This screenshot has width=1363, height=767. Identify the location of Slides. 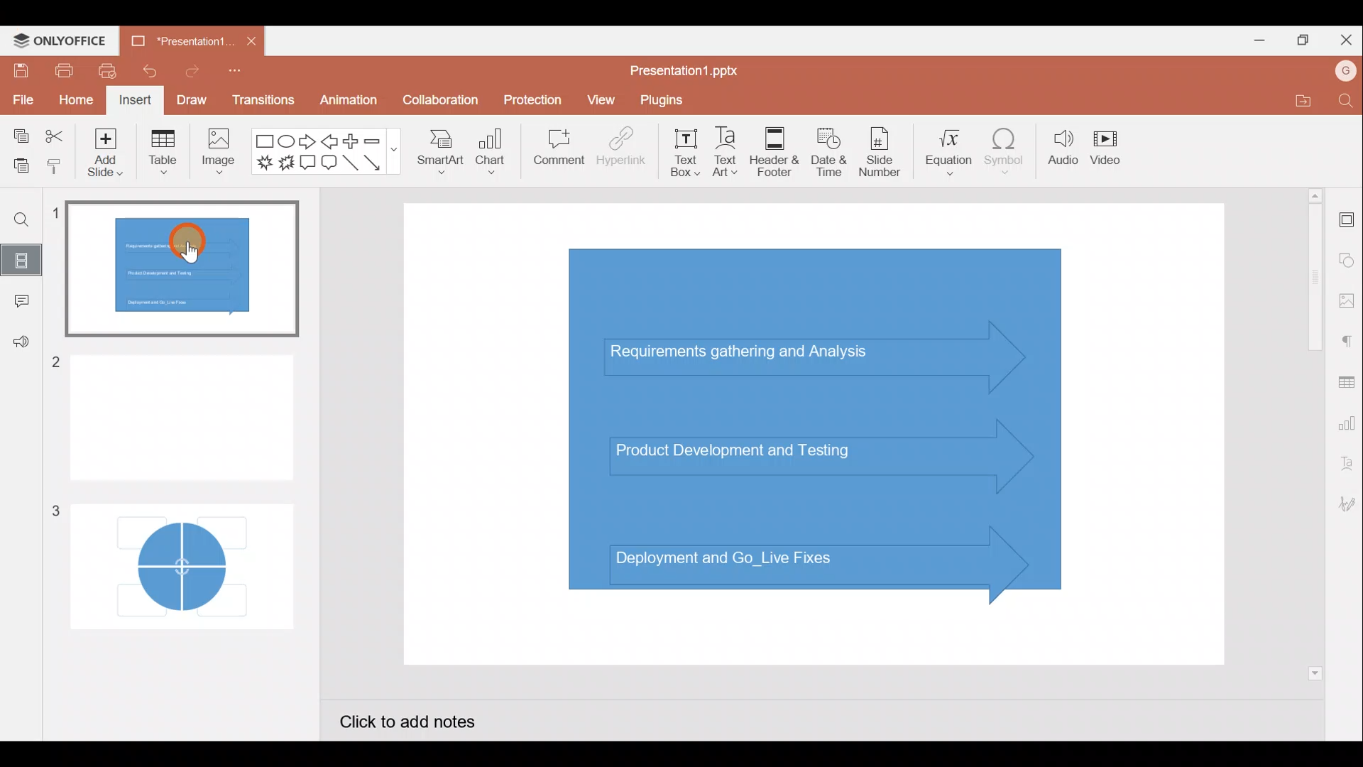
(25, 257).